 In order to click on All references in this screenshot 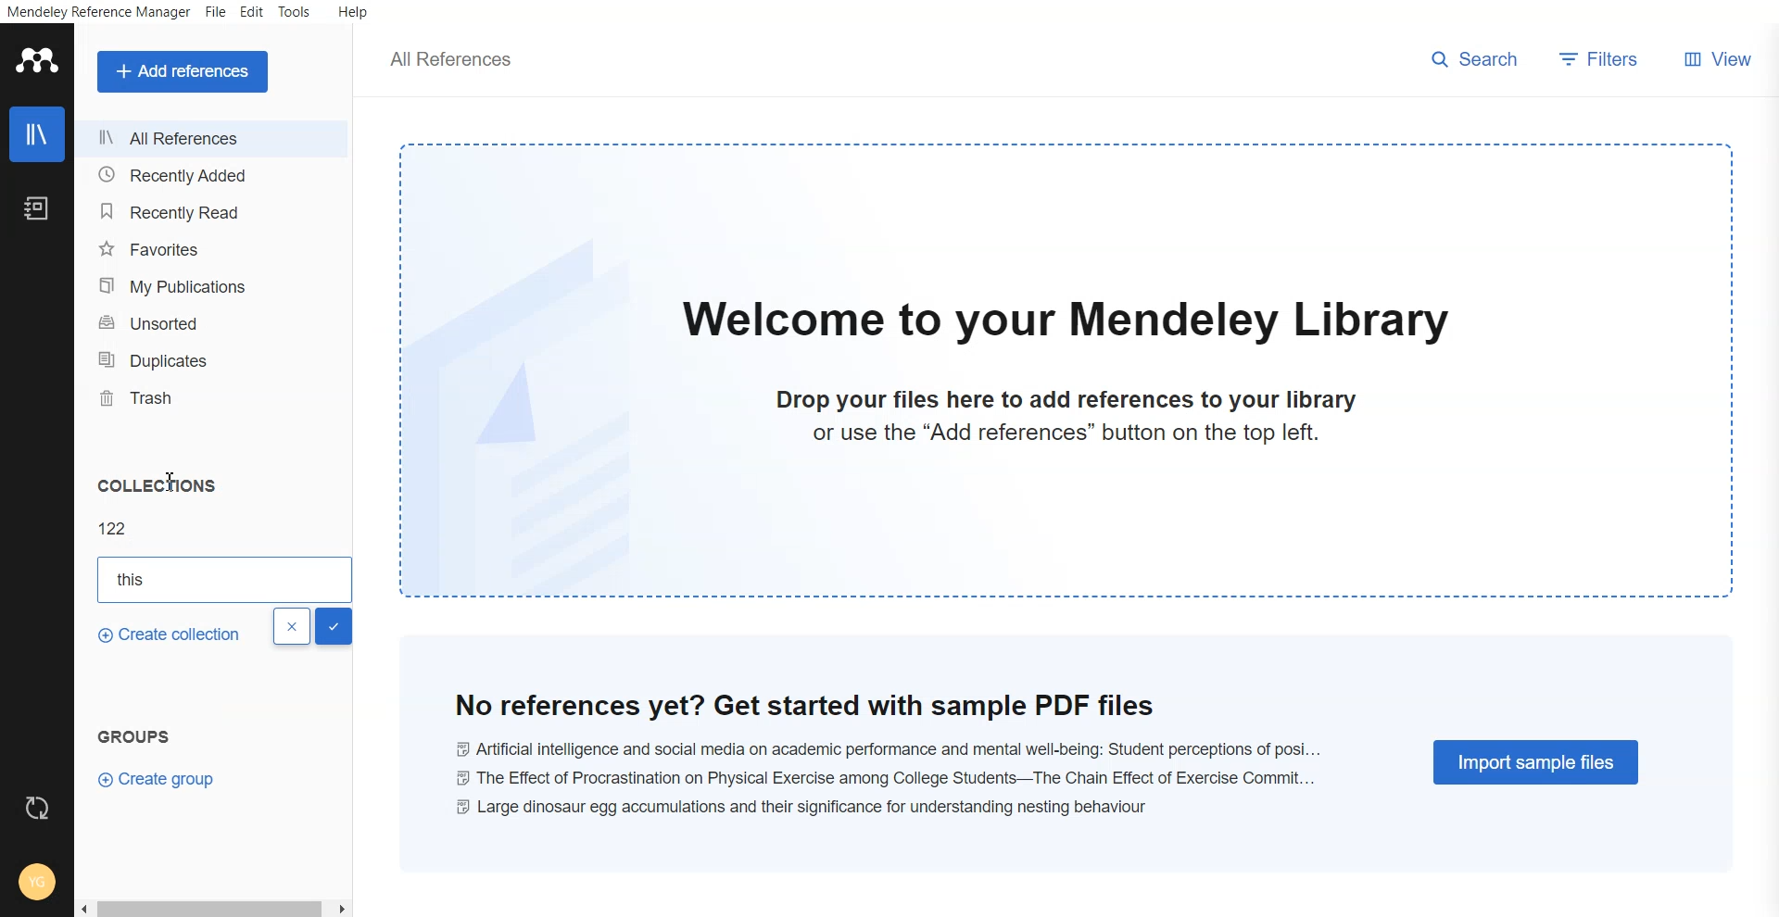, I will do `click(211, 139)`.